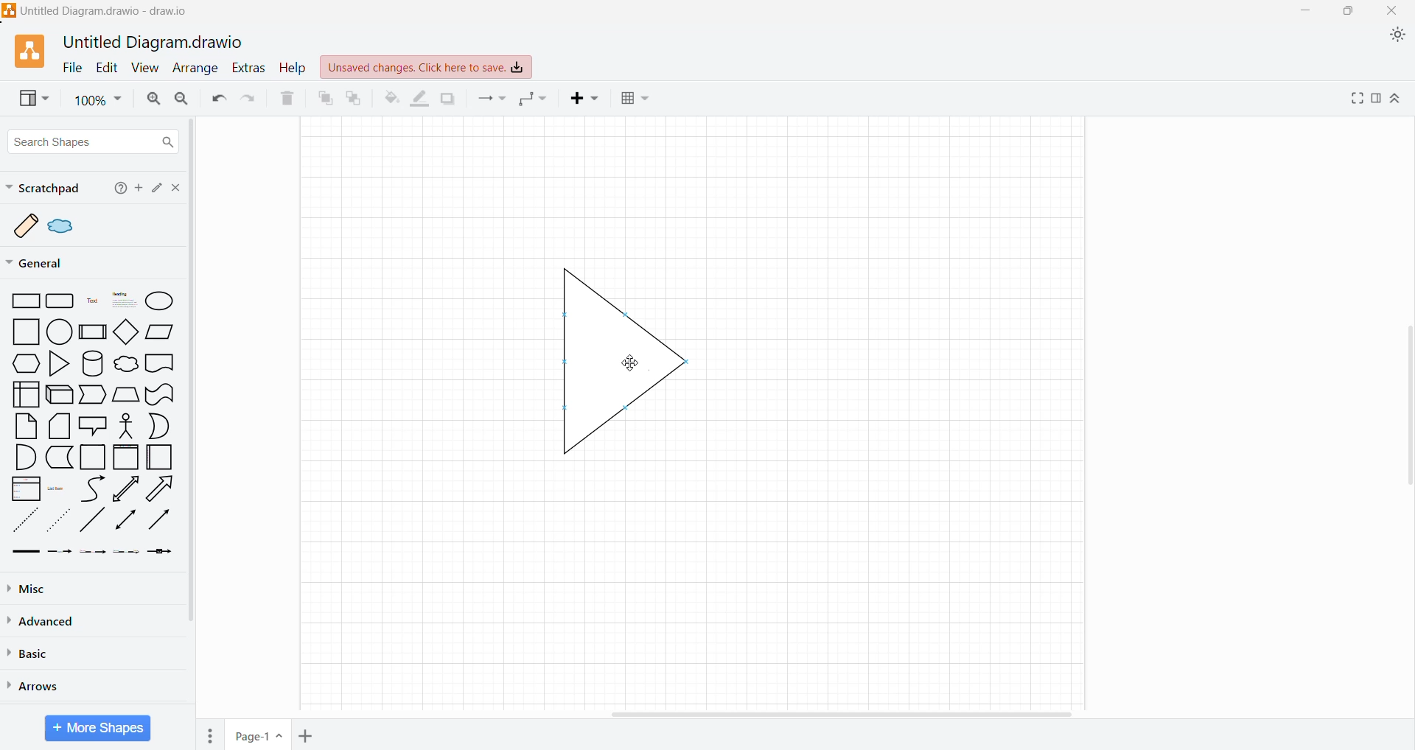 The height and width of the screenshot is (750, 1415). Describe the element at coordinates (846, 712) in the screenshot. I see `Horizontal Scroll Bar` at that location.